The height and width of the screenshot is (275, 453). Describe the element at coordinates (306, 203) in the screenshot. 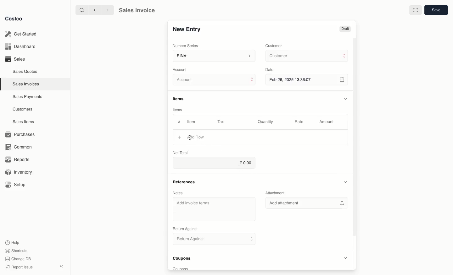

I see `‘Add attachment` at that location.